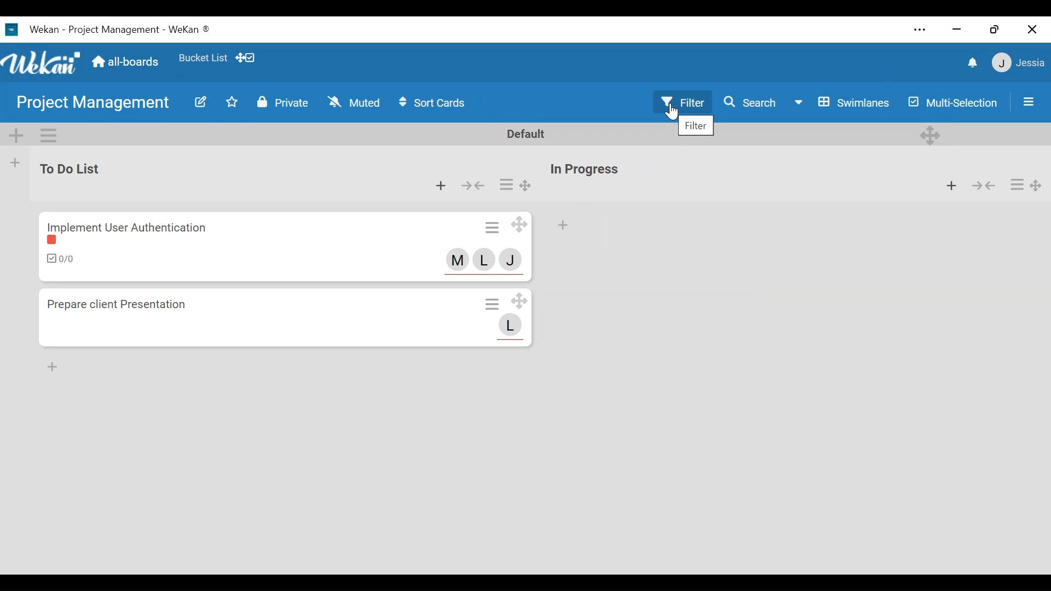 The height and width of the screenshot is (591, 1051). I want to click on Muted, so click(353, 101).